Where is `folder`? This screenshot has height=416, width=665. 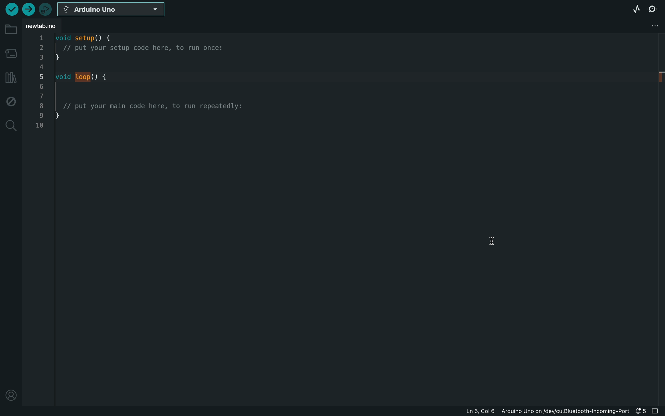
folder is located at coordinates (11, 30).